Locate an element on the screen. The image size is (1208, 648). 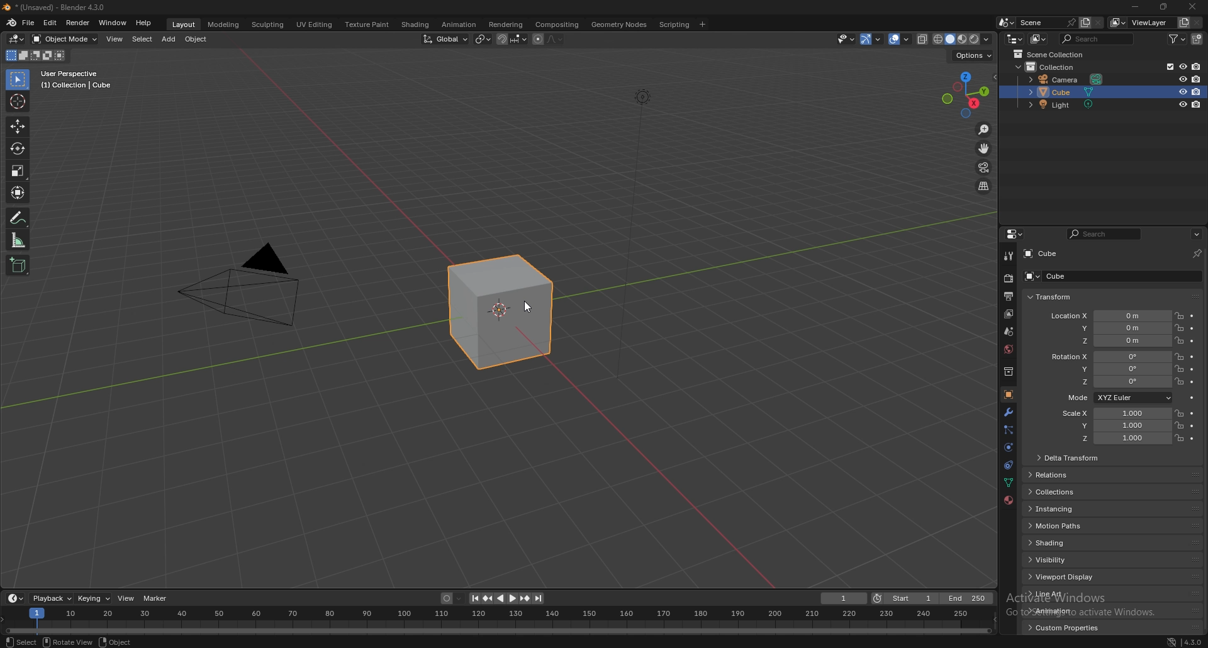
window is located at coordinates (113, 23).